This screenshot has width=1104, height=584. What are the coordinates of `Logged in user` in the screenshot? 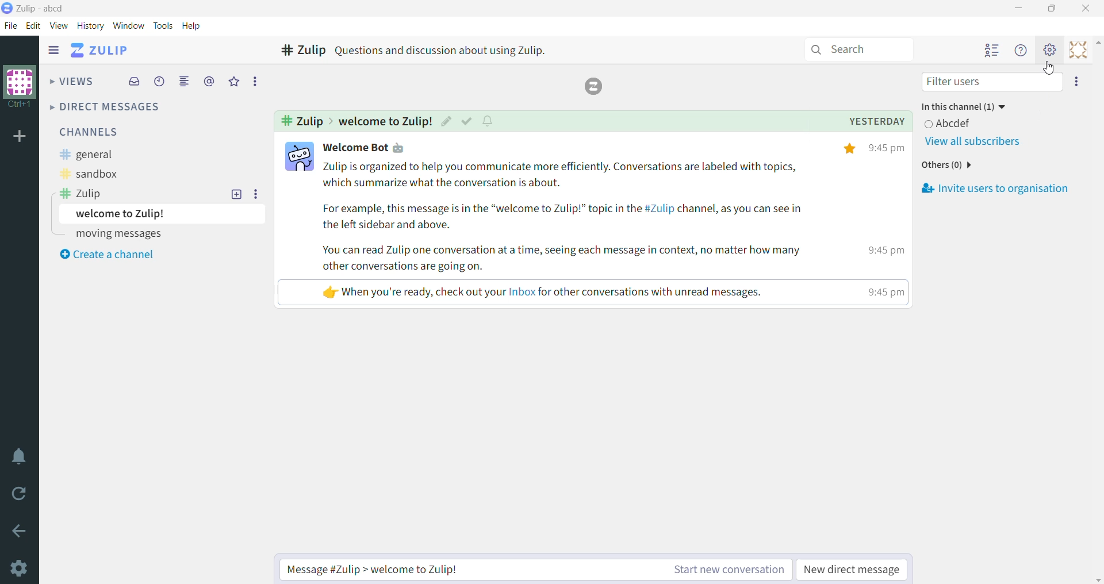 It's located at (955, 123).